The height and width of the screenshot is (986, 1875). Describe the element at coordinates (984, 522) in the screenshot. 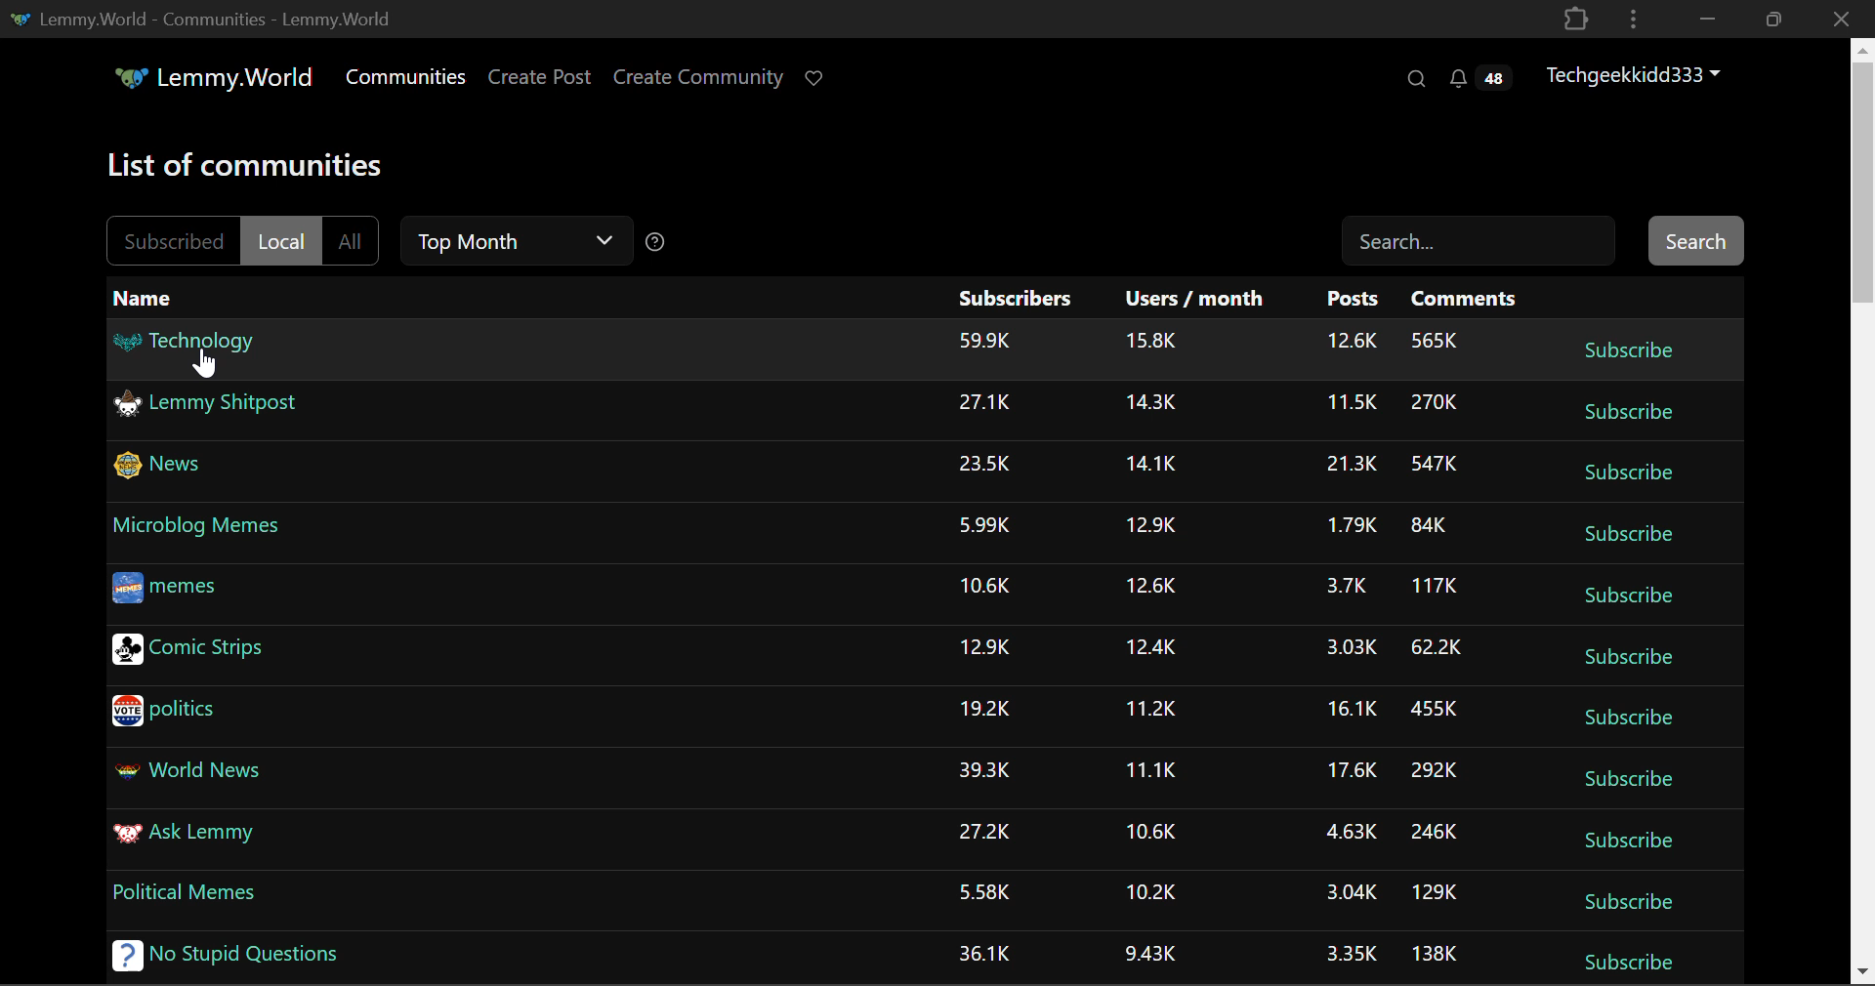

I see `Amount ` at that location.